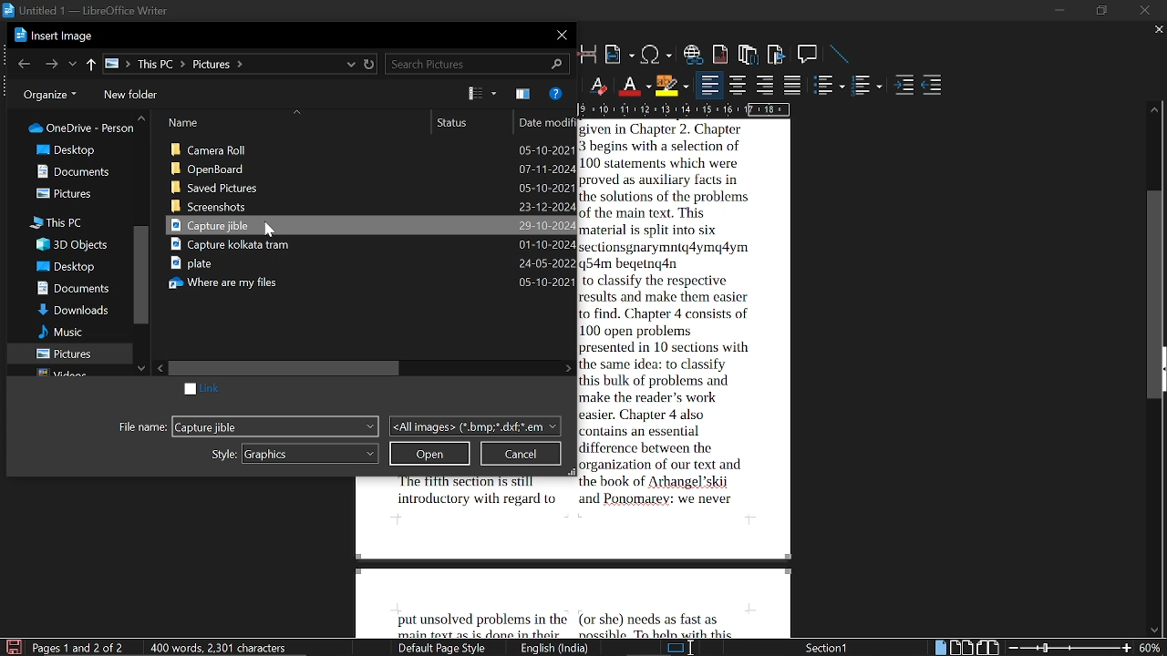  What do you see at coordinates (867, 87) in the screenshot?
I see `toggle ordered list` at bounding box center [867, 87].